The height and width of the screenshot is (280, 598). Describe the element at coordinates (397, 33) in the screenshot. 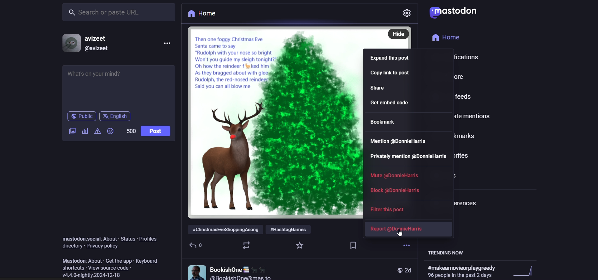

I see `hide` at that location.